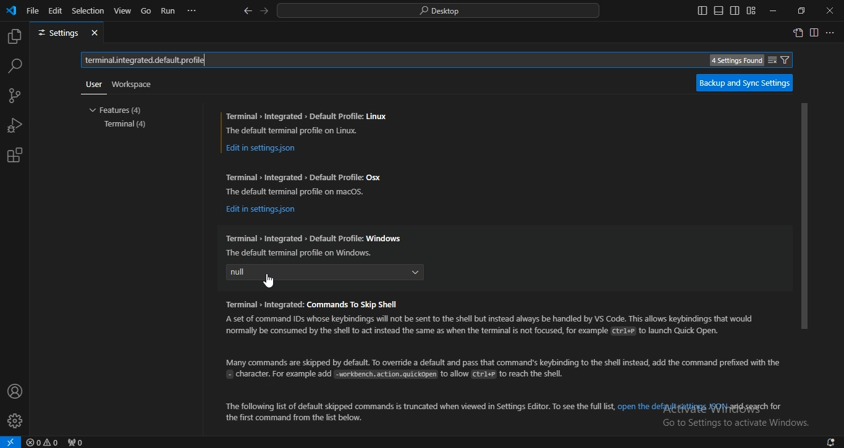 The height and width of the screenshot is (448, 844). Describe the element at coordinates (89, 10) in the screenshot. I see `selection` at that location.